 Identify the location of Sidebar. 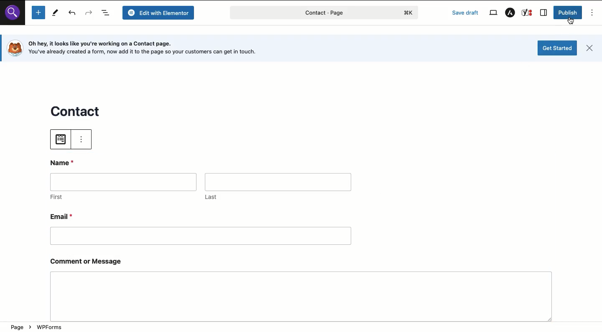
(544, 13).